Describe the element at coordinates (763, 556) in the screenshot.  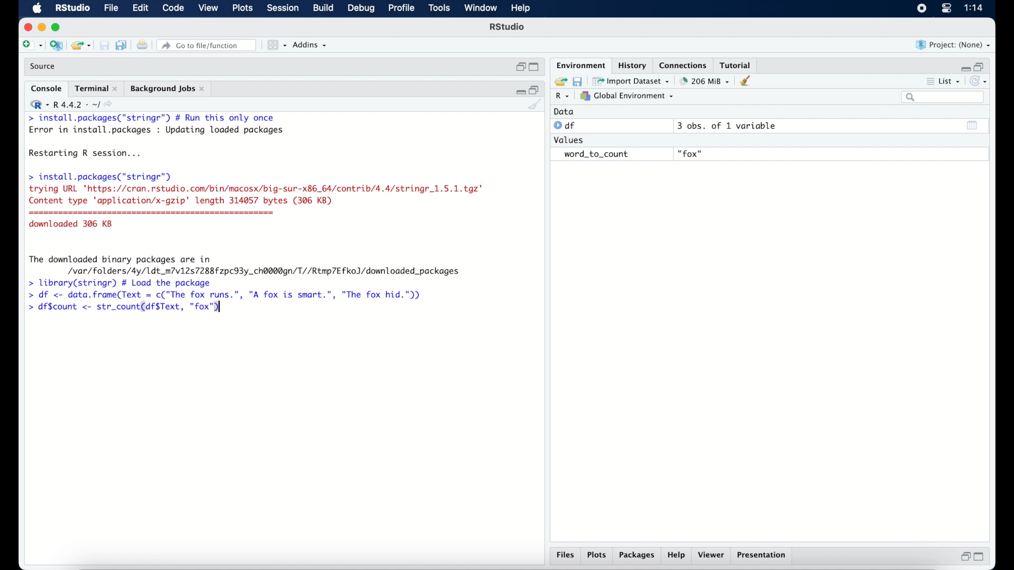
I see `presentation` at that location.